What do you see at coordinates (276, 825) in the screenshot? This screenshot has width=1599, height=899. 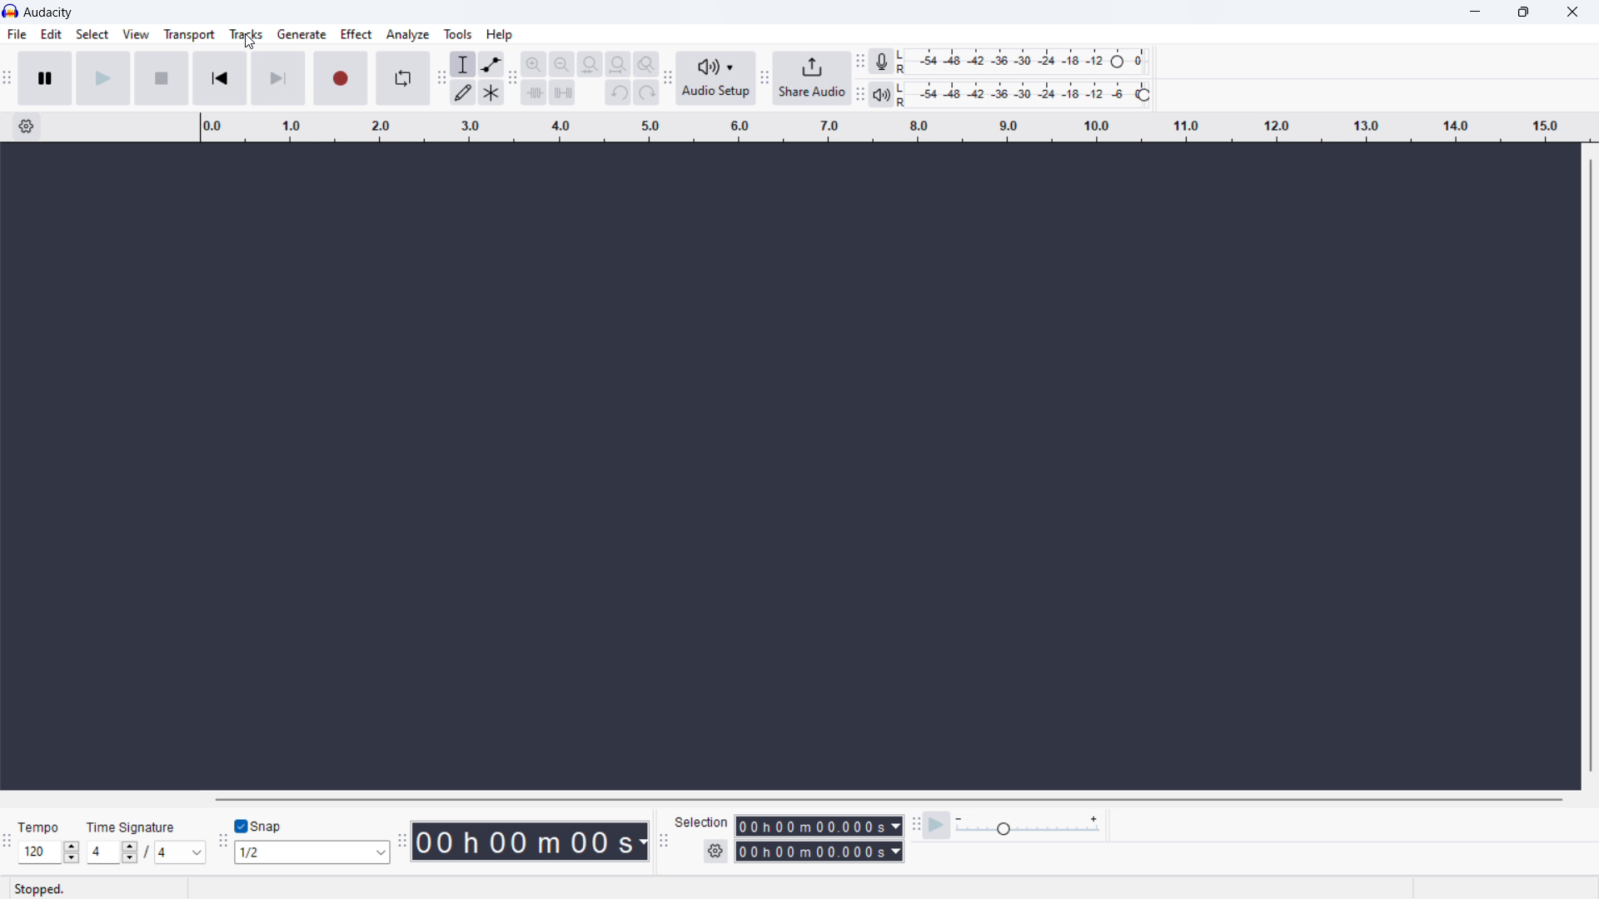 I see `snap` at bounding box center [276, 825].